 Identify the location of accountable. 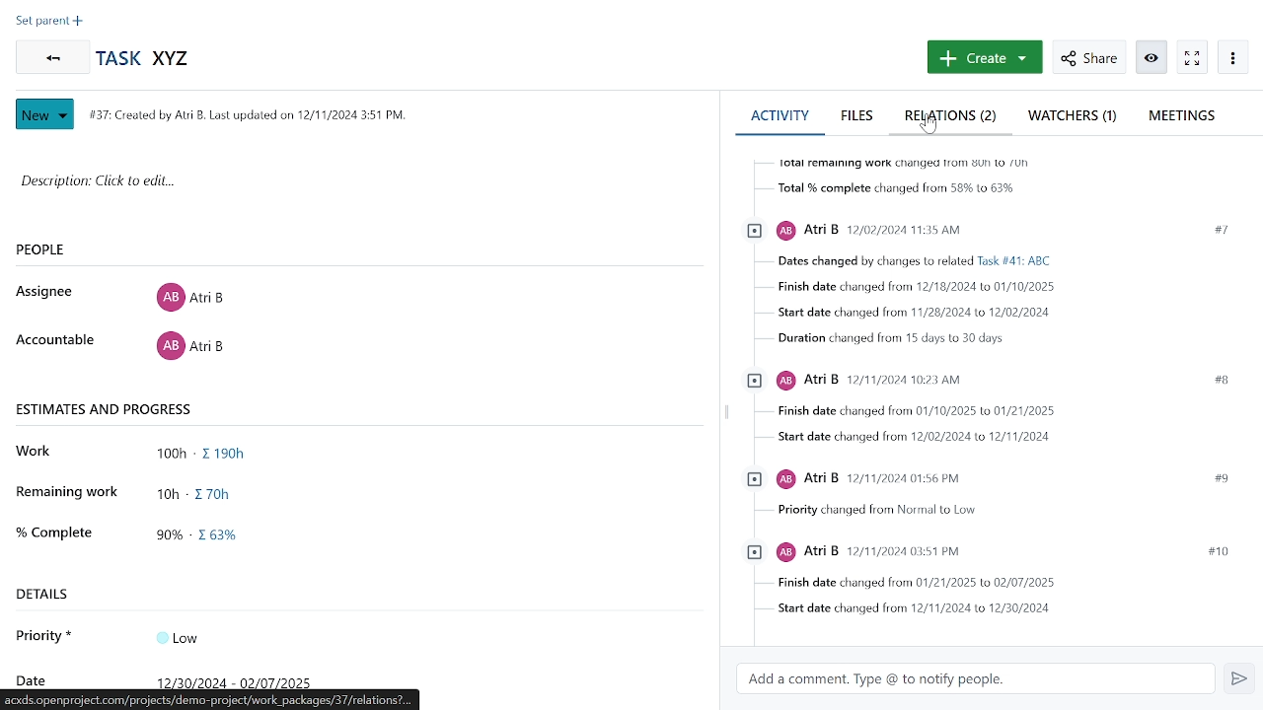
(54, 341).